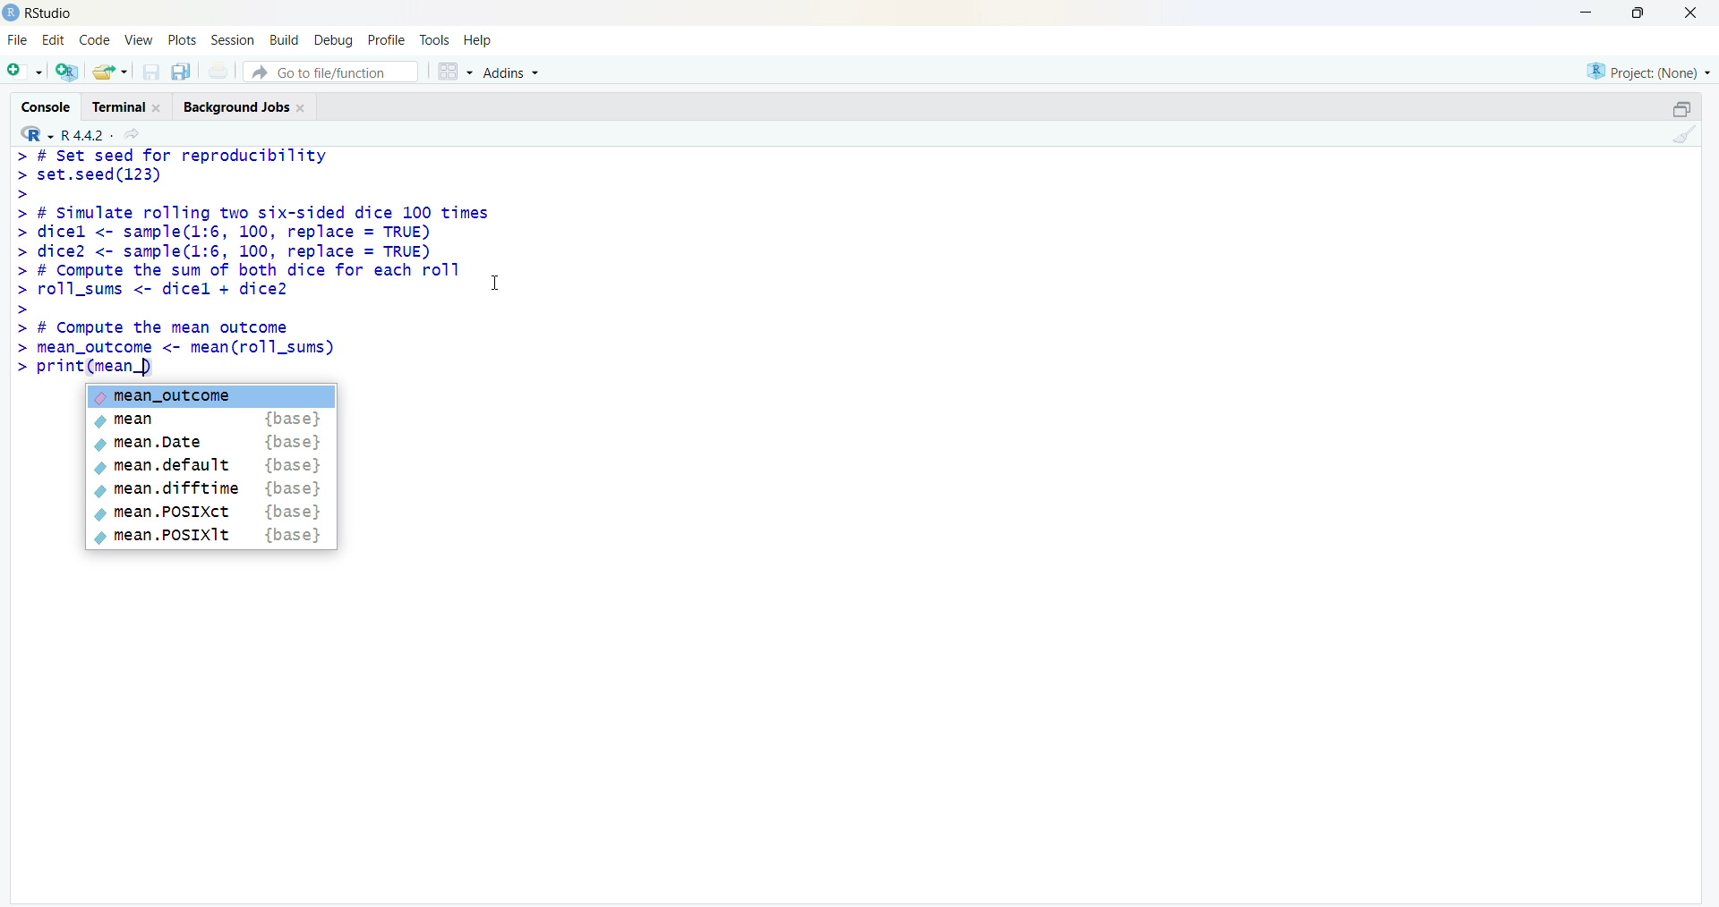 The width and height of the screenshot is (1719, 907). Describe the element at coordinates (54, 39) in the screenshot. I see `edit` at that location.